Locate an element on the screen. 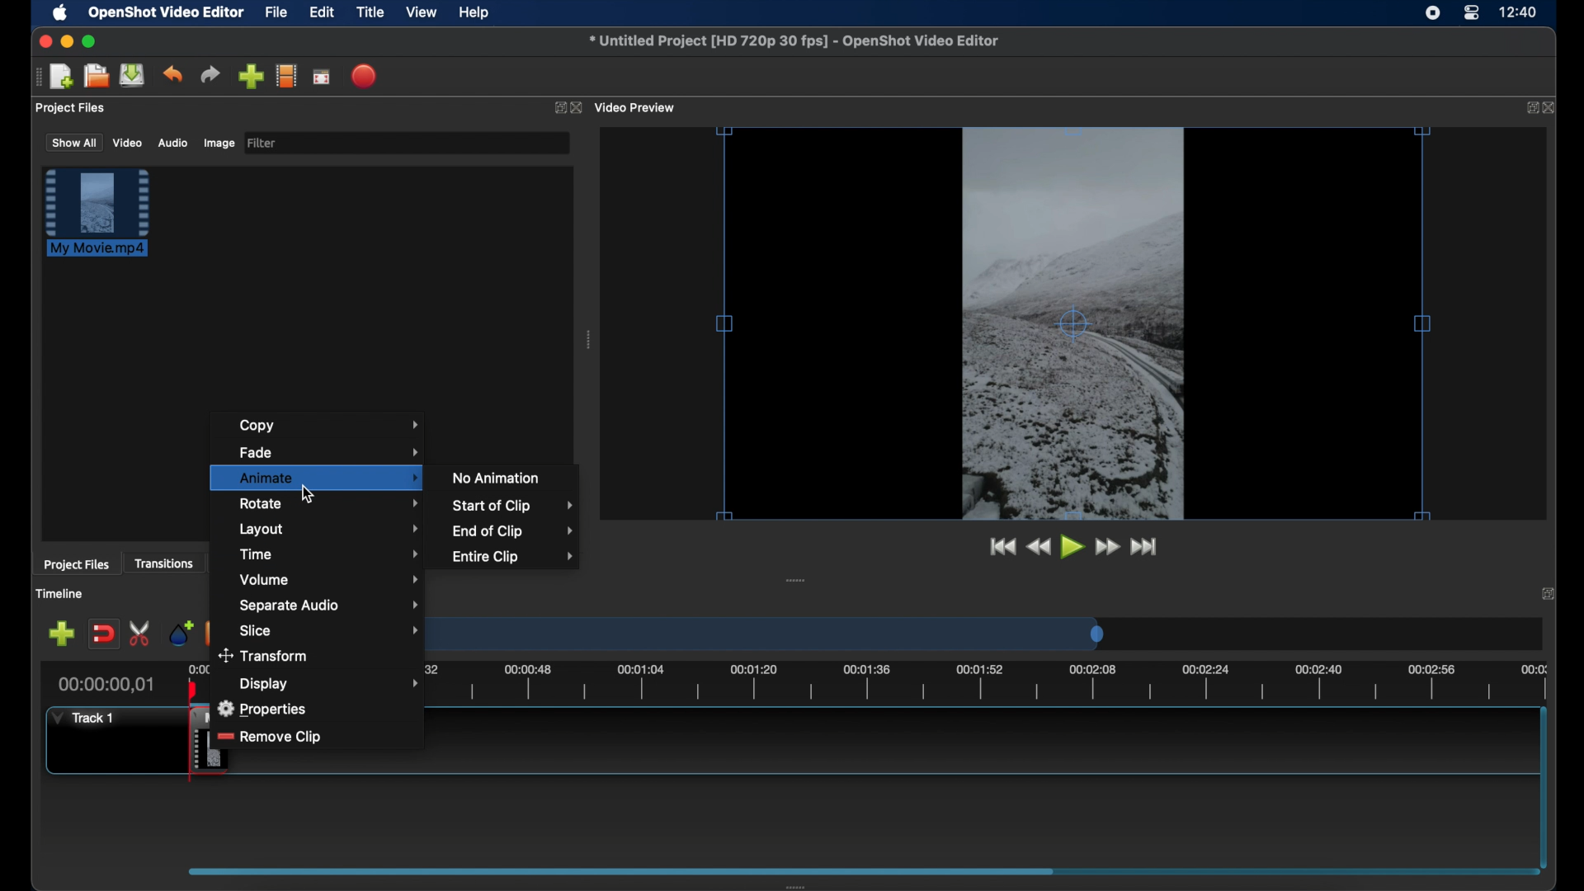 This screenshot has height=891, width=1584. add track is located at coordinates (61, 634).